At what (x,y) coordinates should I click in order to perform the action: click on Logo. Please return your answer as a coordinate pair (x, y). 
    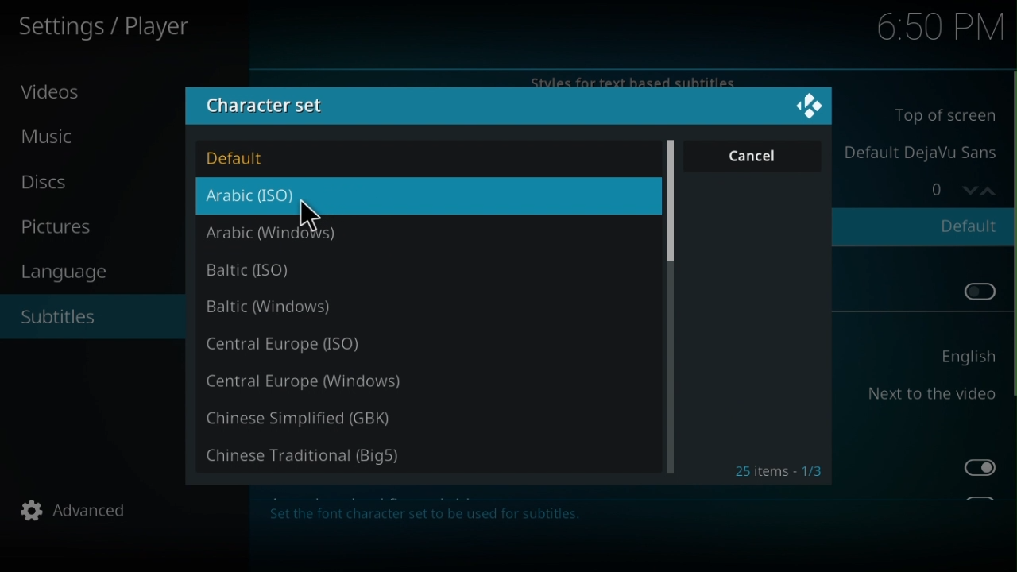
    Looking at the image, I should click on (808, 106).